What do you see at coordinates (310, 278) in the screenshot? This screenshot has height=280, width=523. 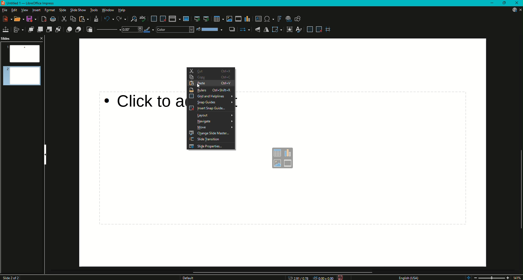 I see `Dimensions` at bounding box center [310, 278].